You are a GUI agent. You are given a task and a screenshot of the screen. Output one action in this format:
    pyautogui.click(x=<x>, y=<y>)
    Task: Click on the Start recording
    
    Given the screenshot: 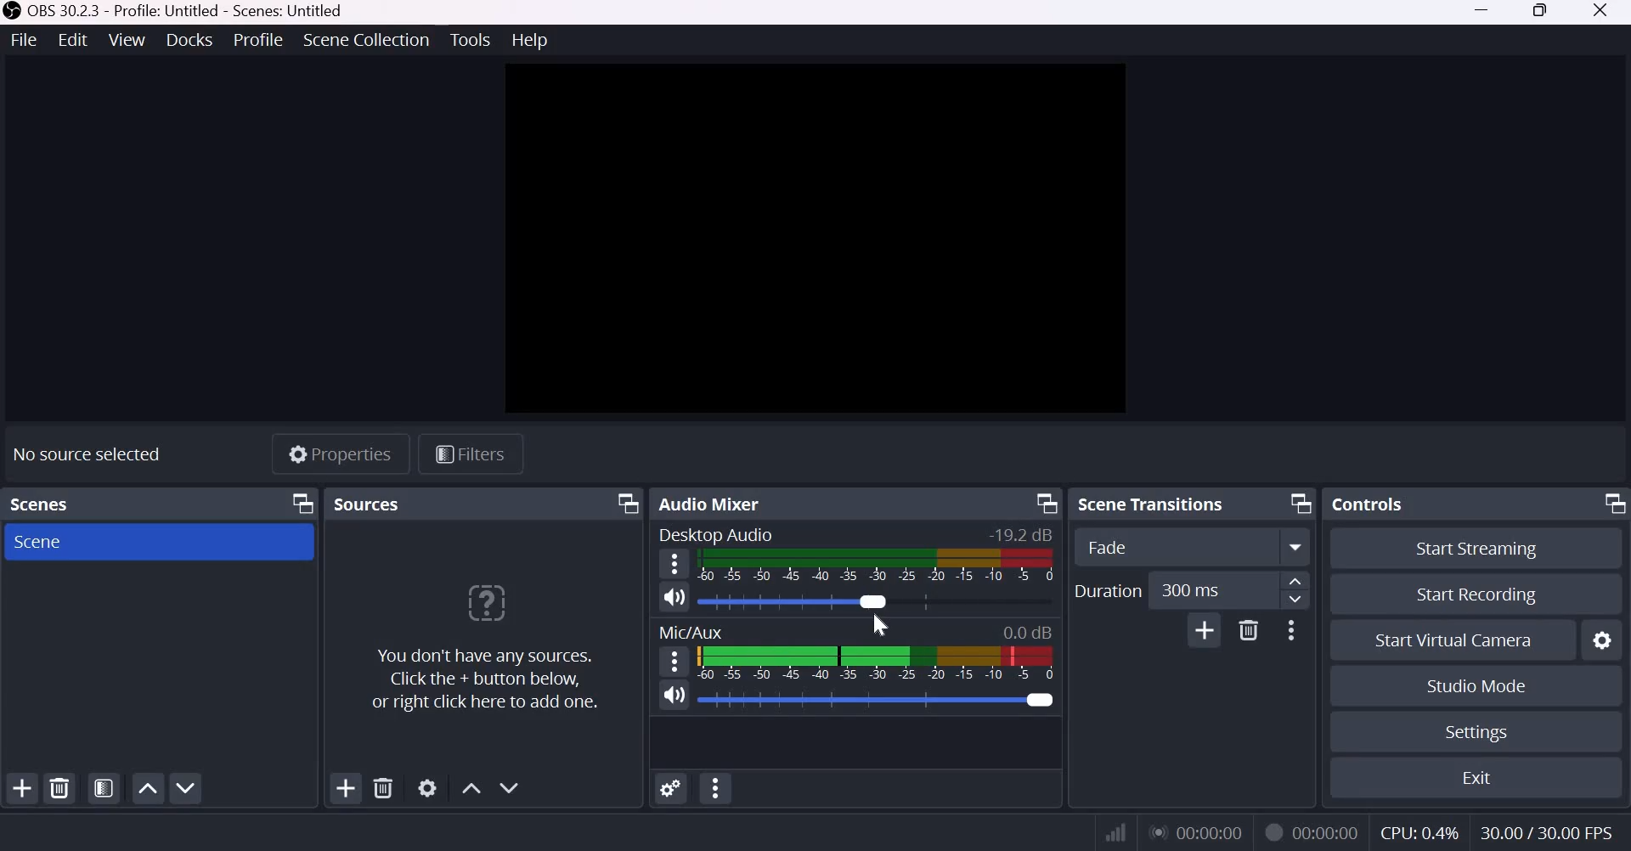 What is the action you would take?
    pyautogui.click(x=1475, y=595)
    